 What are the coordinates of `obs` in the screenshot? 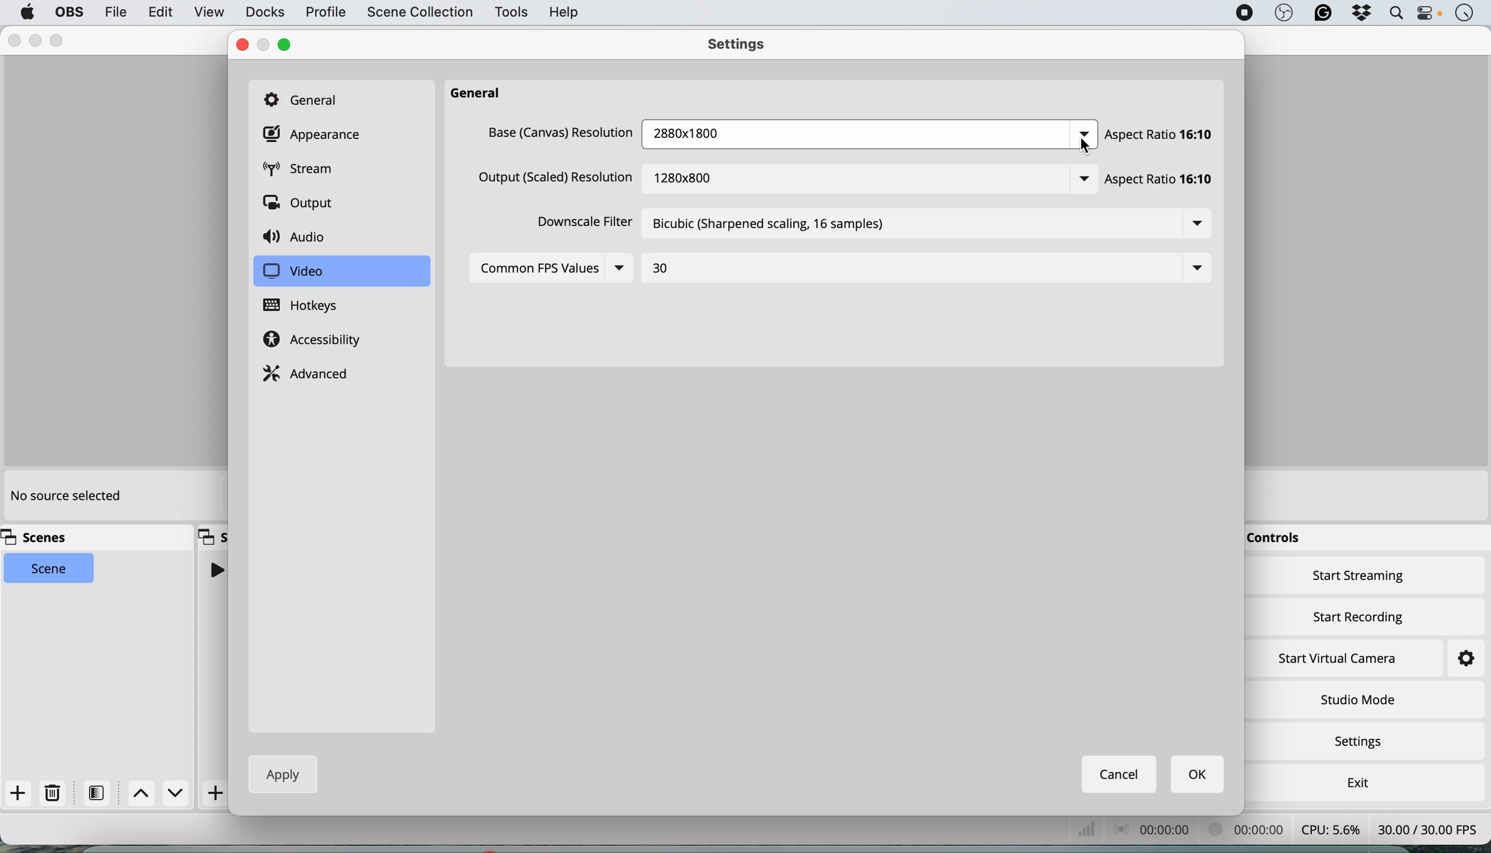 It's located at (67, 12).